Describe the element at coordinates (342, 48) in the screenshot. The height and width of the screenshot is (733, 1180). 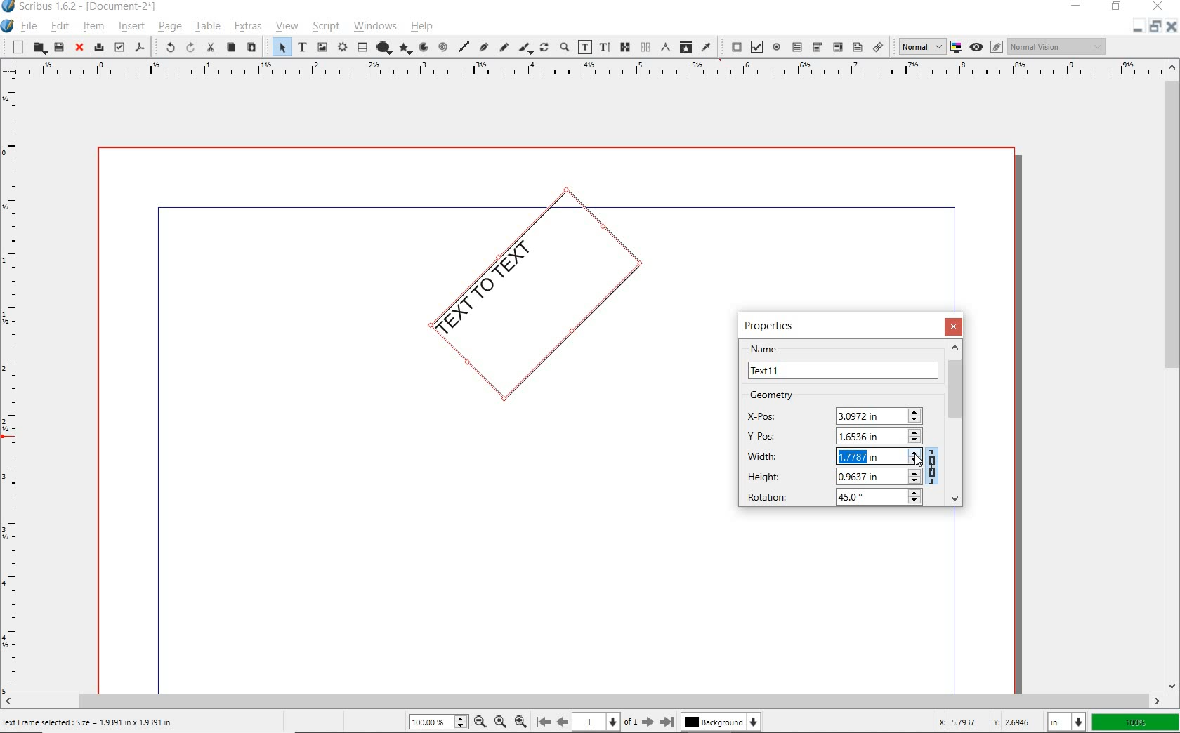
I see `render frame` at that location.